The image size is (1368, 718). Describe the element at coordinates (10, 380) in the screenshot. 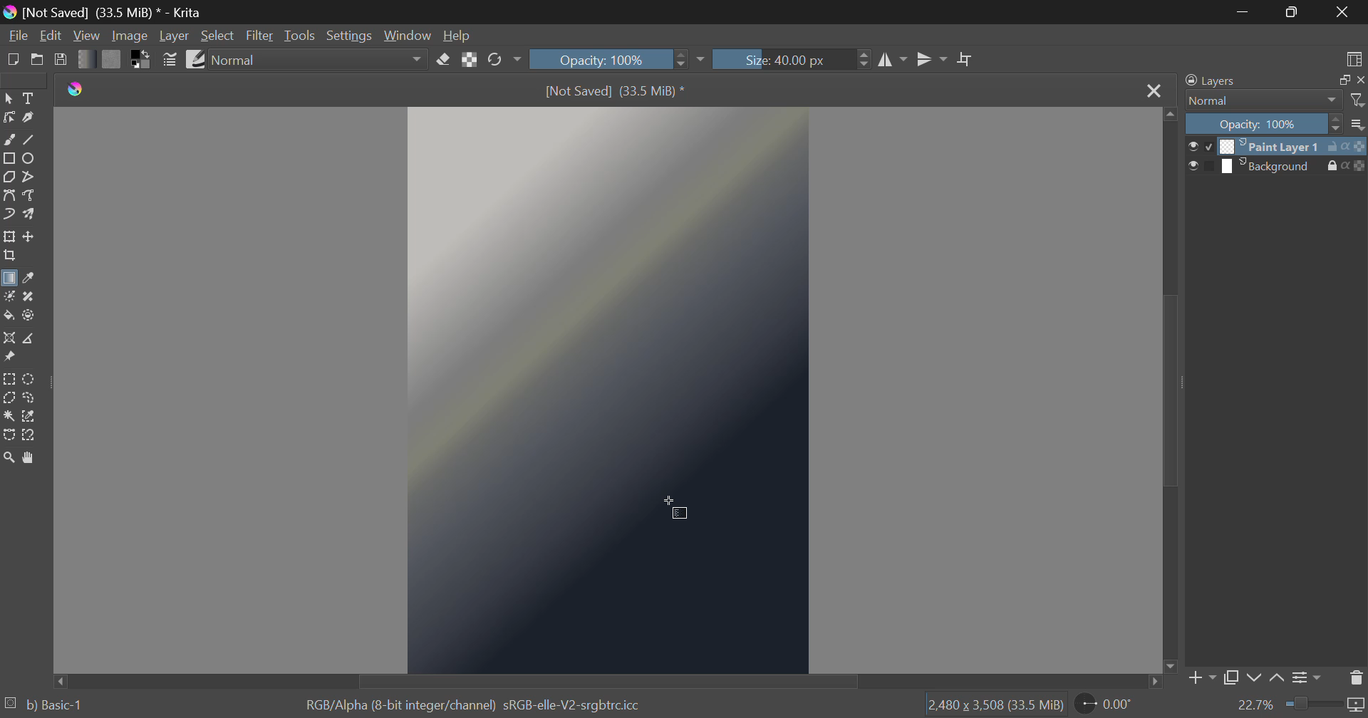

I see `Rectangular Selection` at that location.